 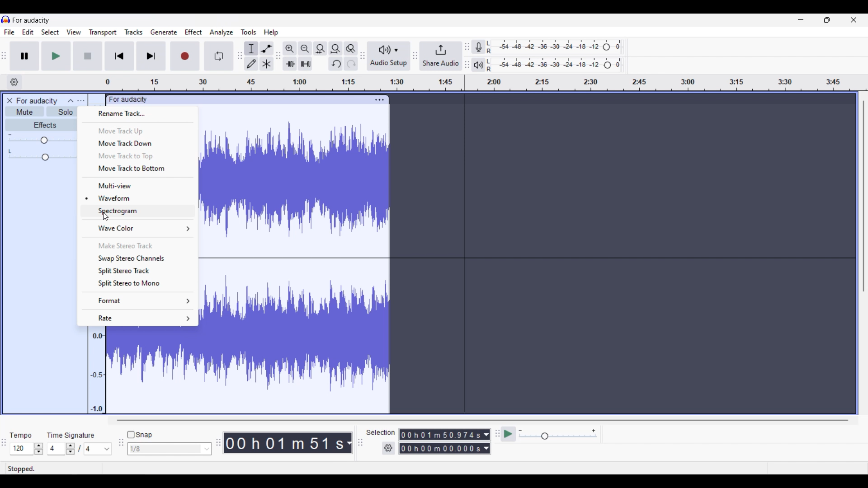 I want to click on Timeline settings, so click(x=14, y=82).